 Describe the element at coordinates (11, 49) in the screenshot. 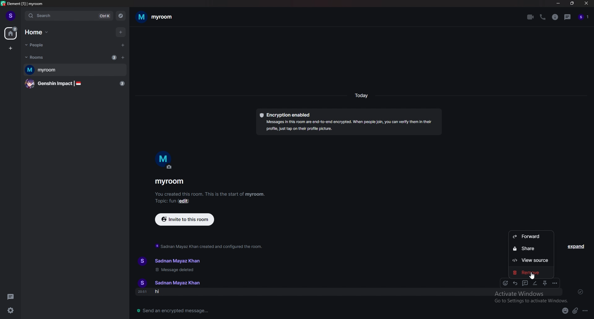

I see `create space` at that location.